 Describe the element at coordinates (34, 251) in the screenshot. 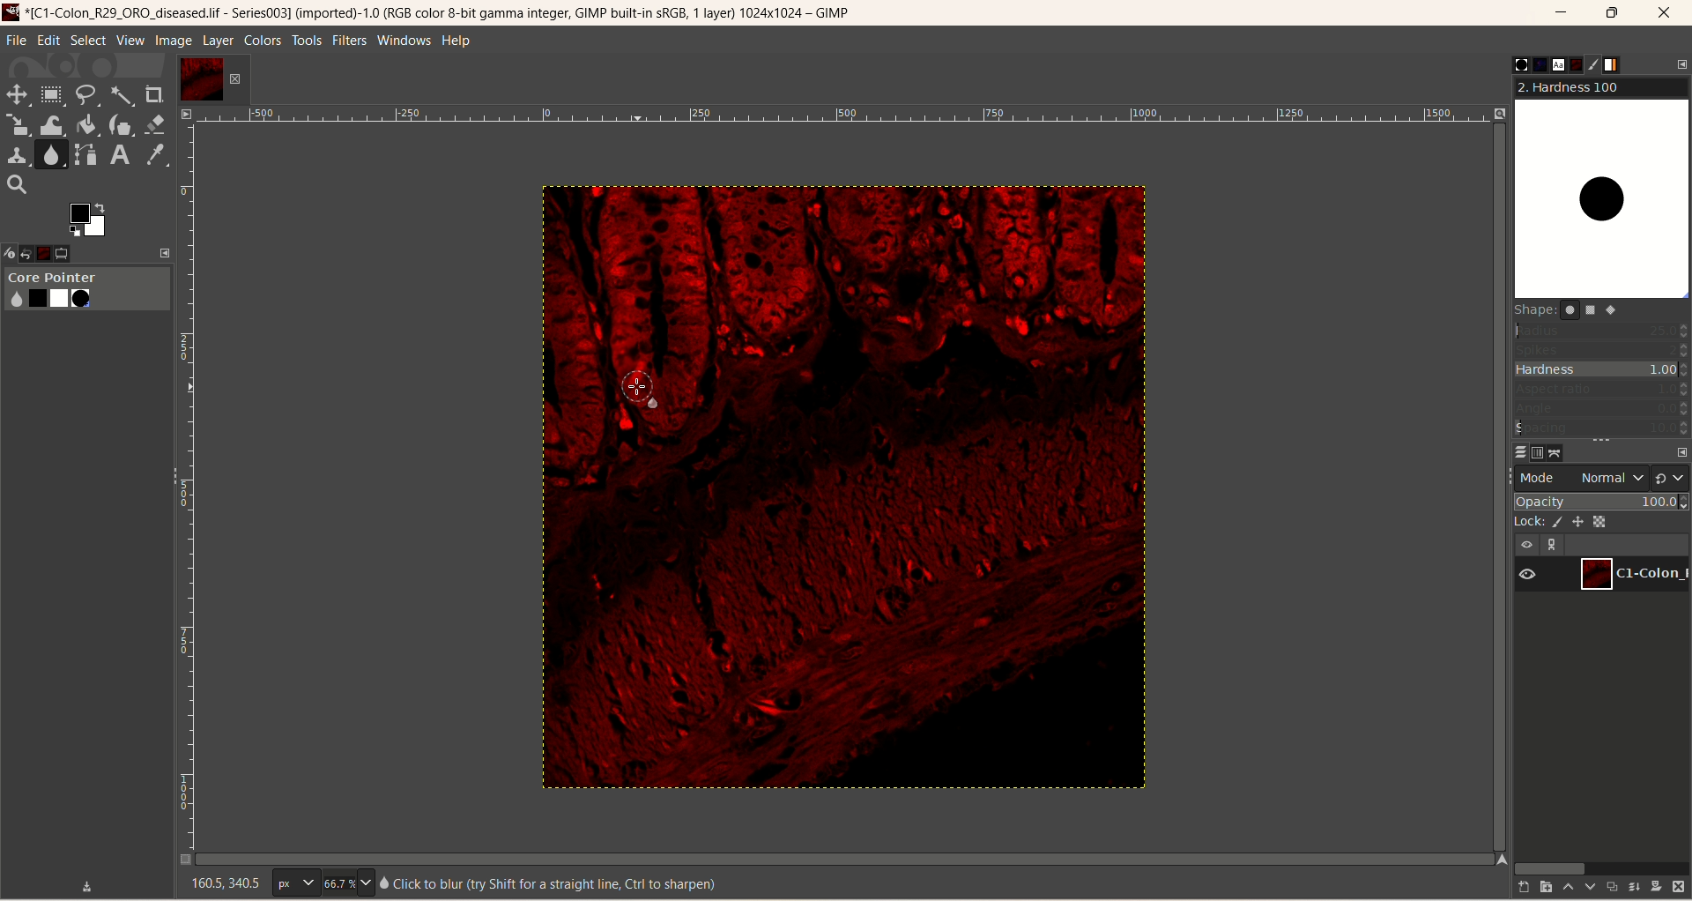

I see `open` at that location.